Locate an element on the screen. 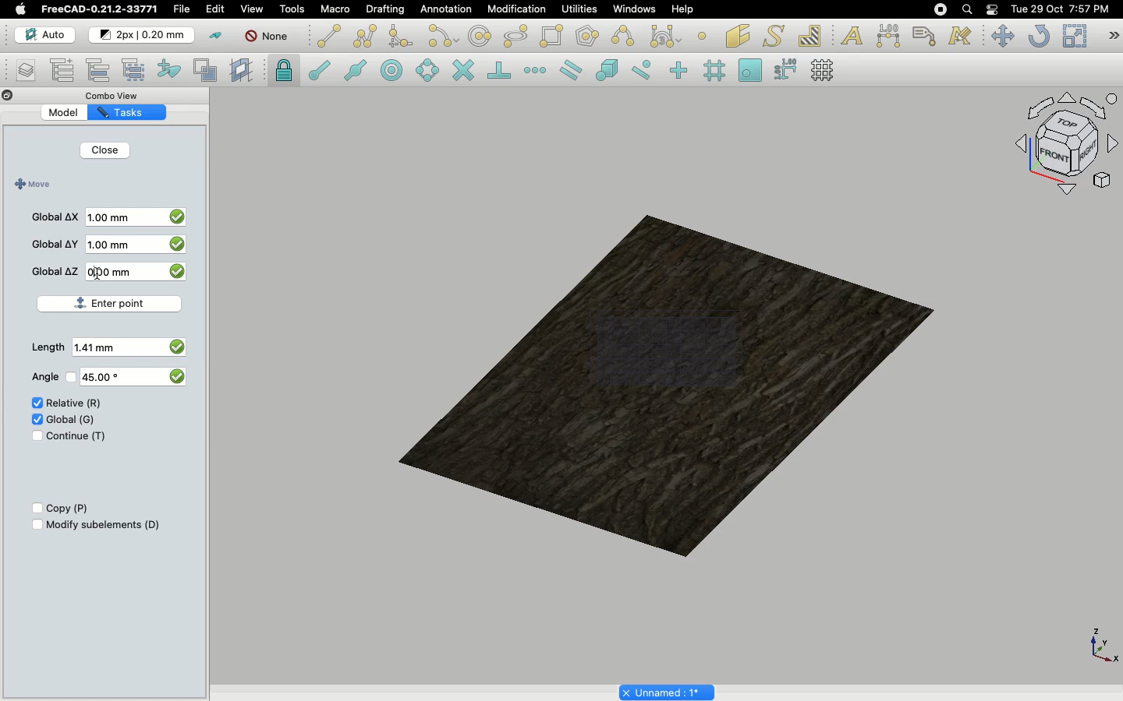 Image resolution: width=1123 pixels, height=701 pixels. Global is located at coordinates (72, 418).